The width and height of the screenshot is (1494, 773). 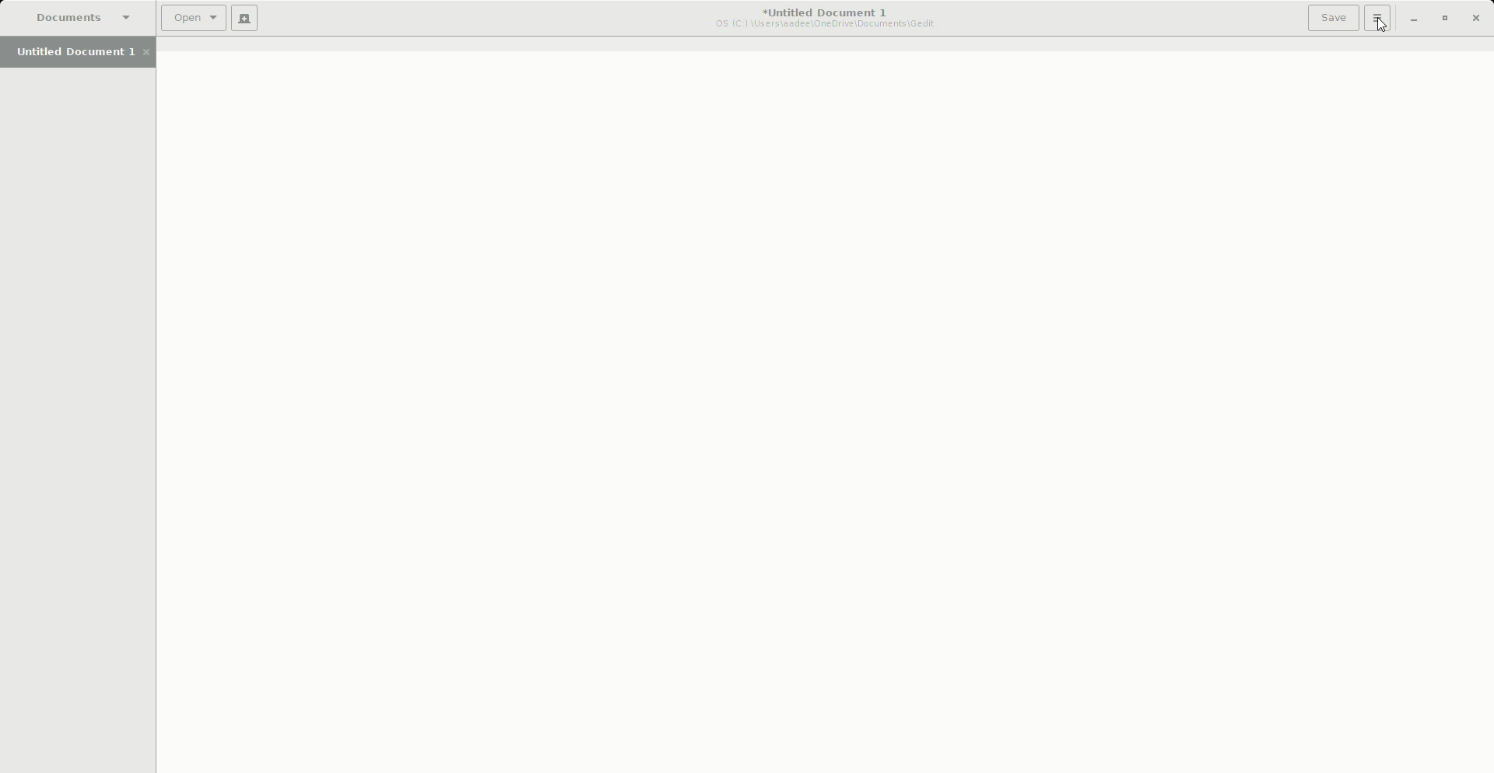 I want to click on Documents, so click(x=75, y=17).